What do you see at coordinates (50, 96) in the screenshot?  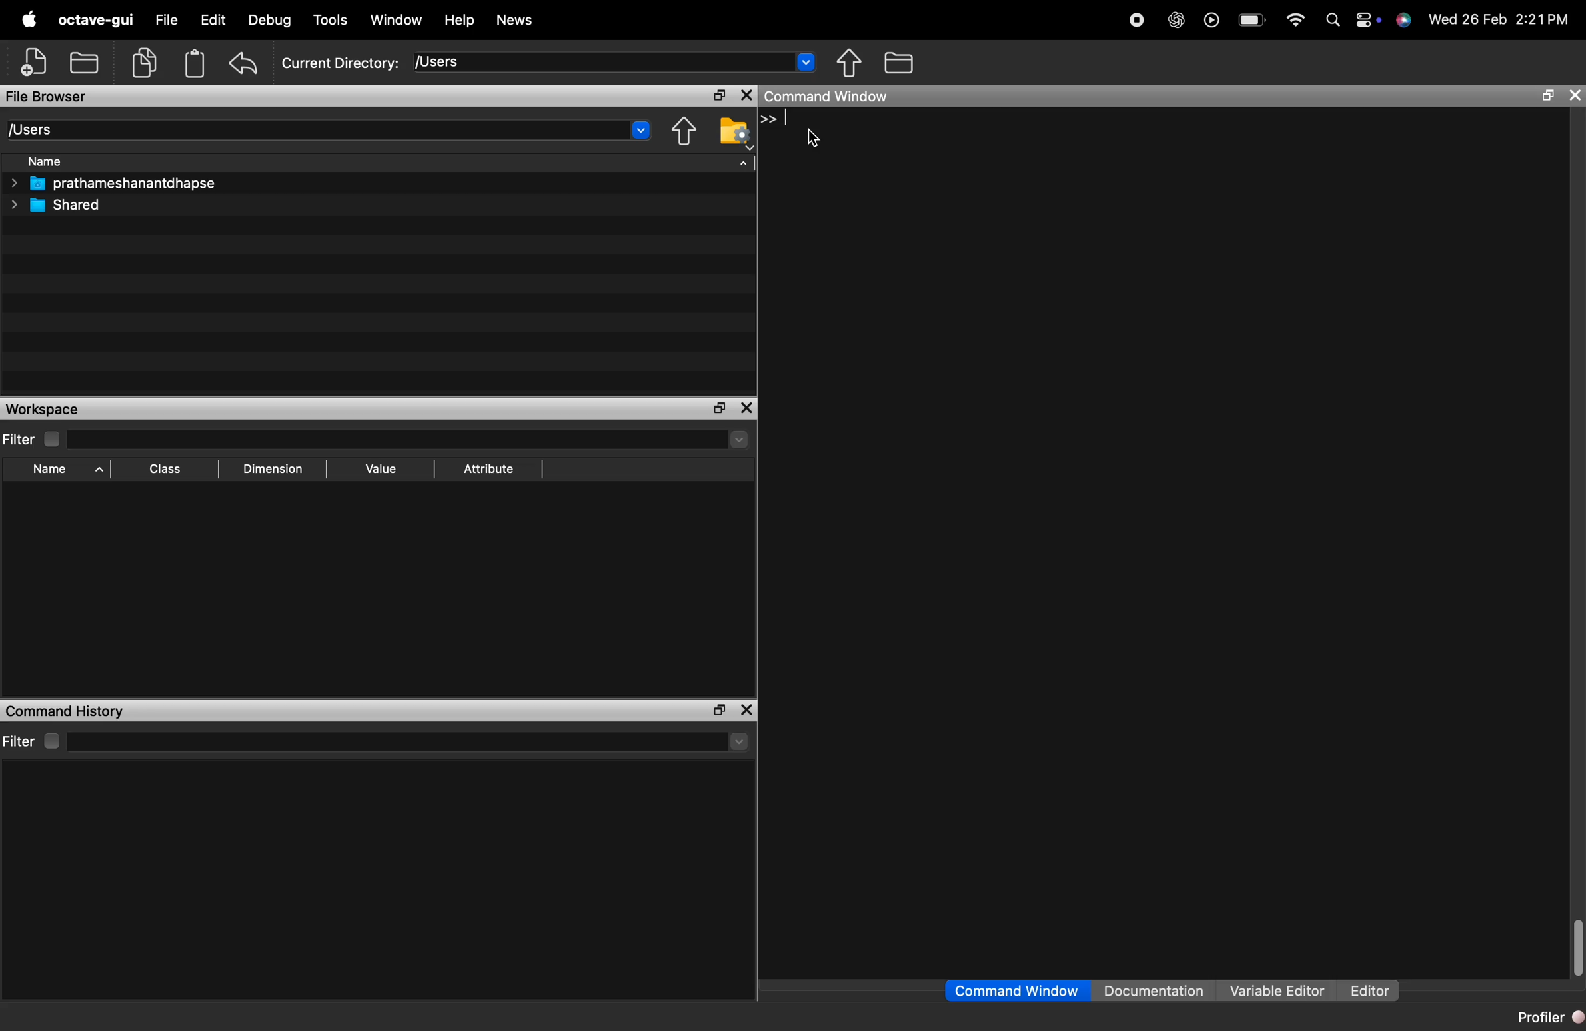 I see `File Browser` at bounding box center [50, 96].